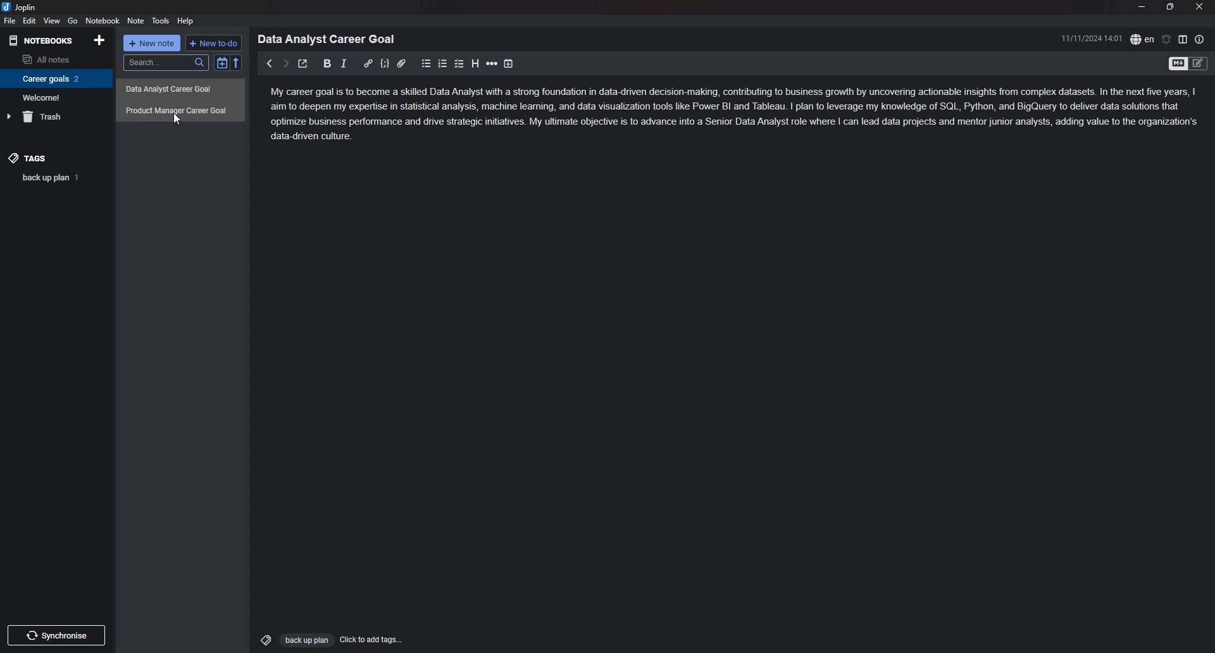 The width and height of the screenshot is (1215, 653). I want to click on toggle sort order, so click(221, 63).